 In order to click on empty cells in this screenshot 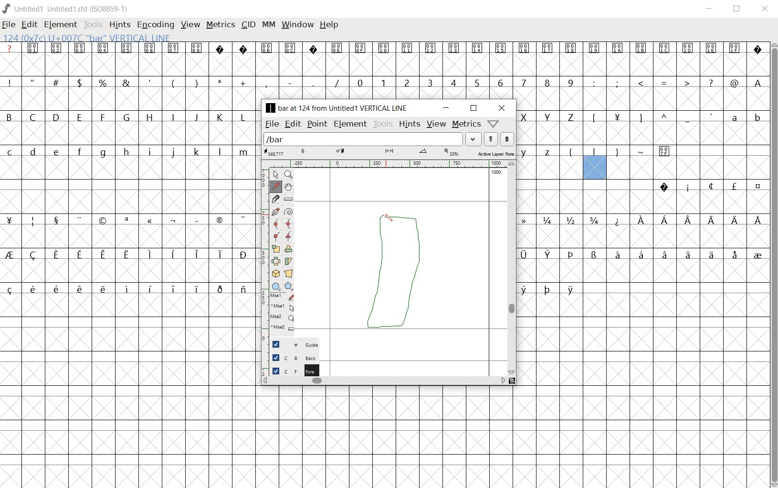, I will do `click(512, 435)`.